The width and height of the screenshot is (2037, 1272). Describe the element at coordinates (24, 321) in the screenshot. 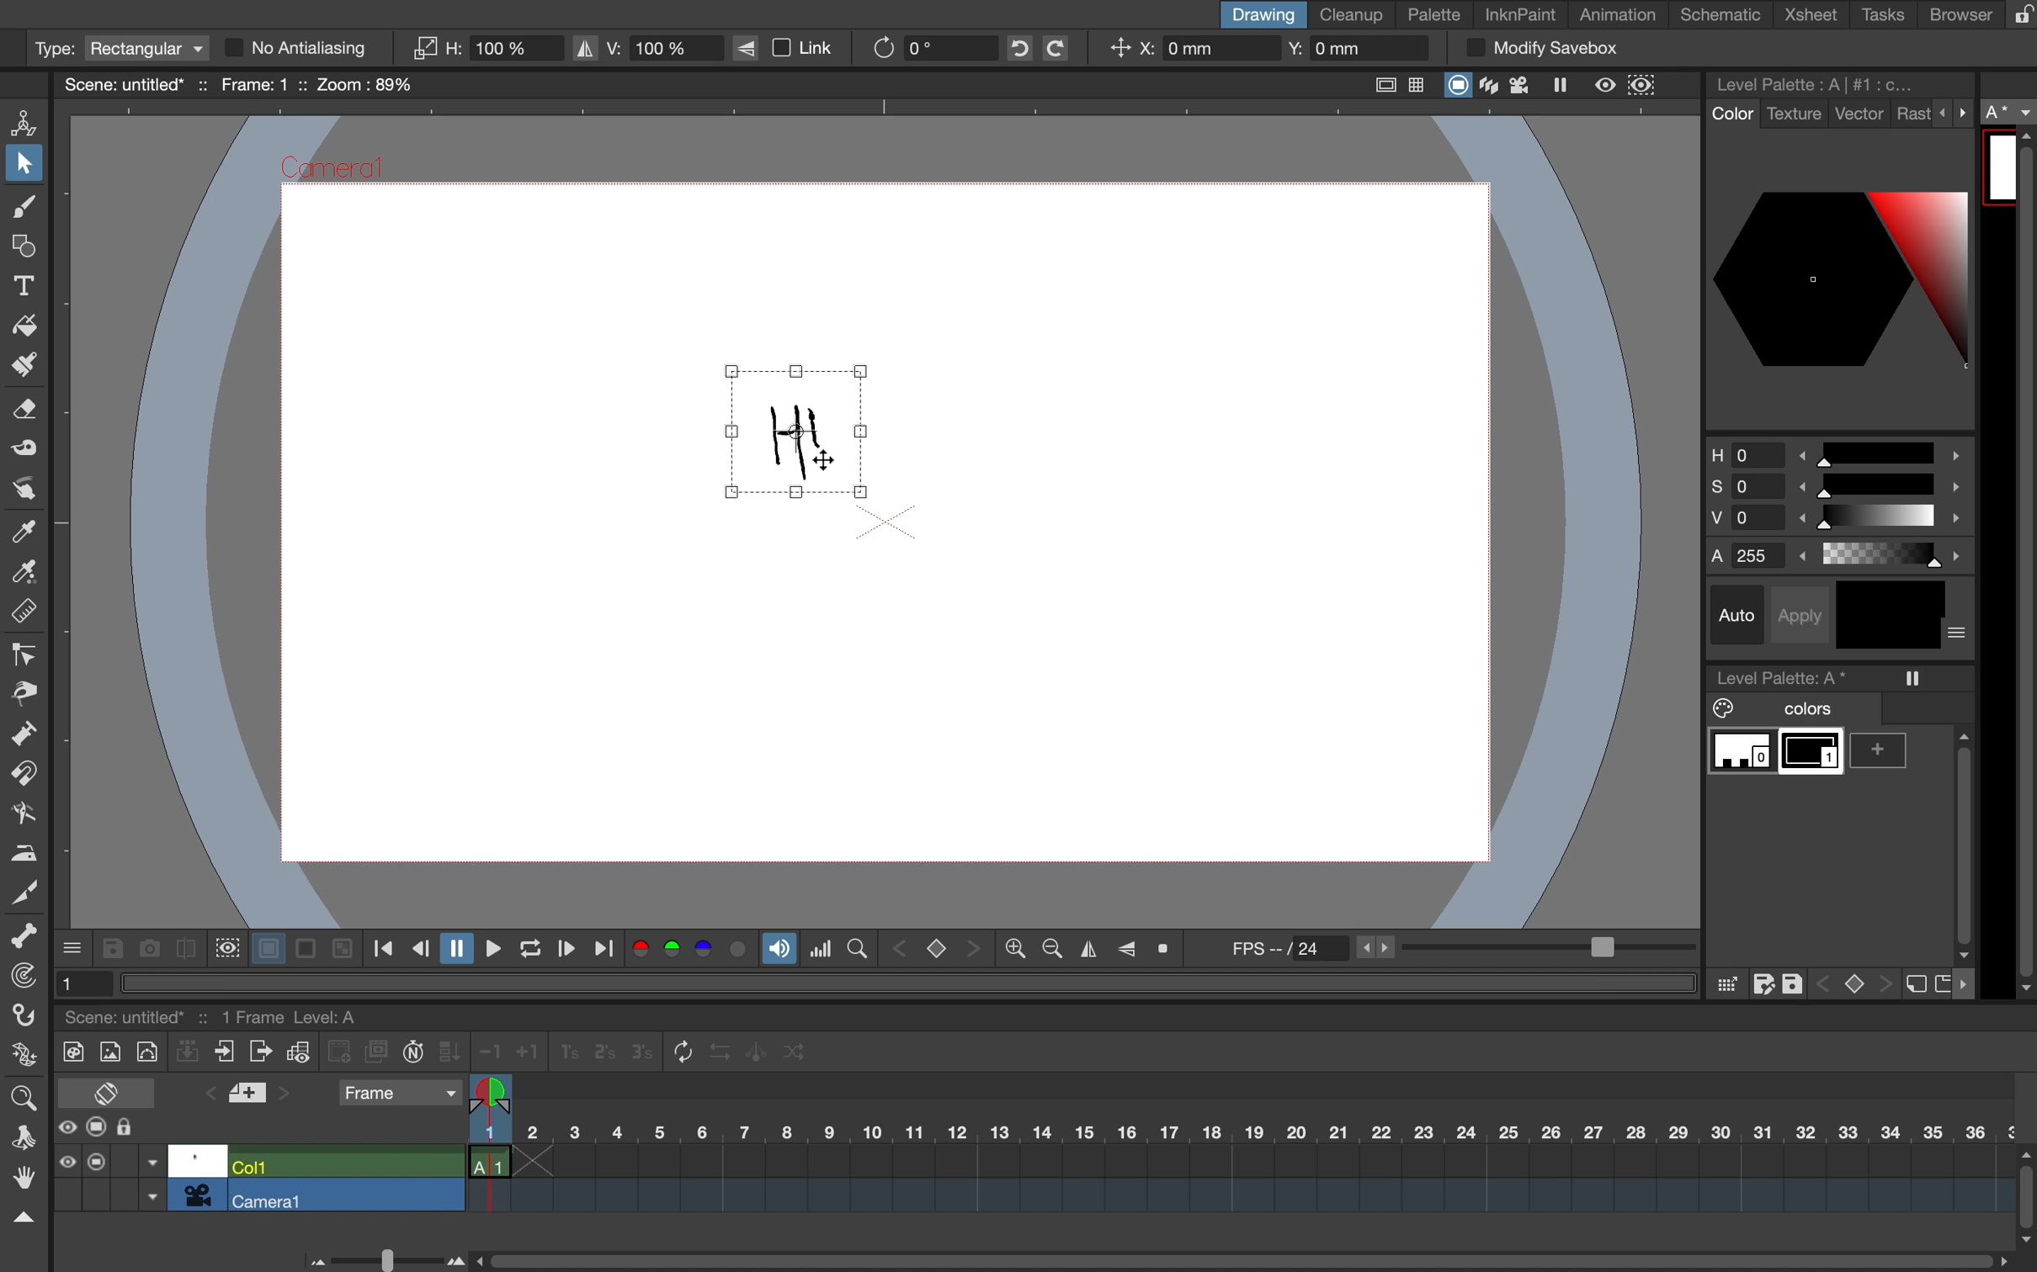

I see `fill tool` at that location.